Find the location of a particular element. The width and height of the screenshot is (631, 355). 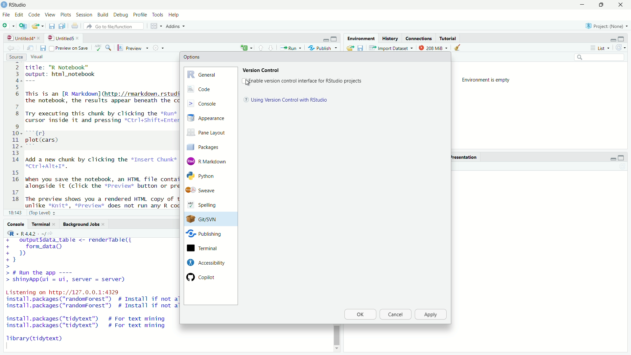

Terminal is located at coordinates (205, 248).